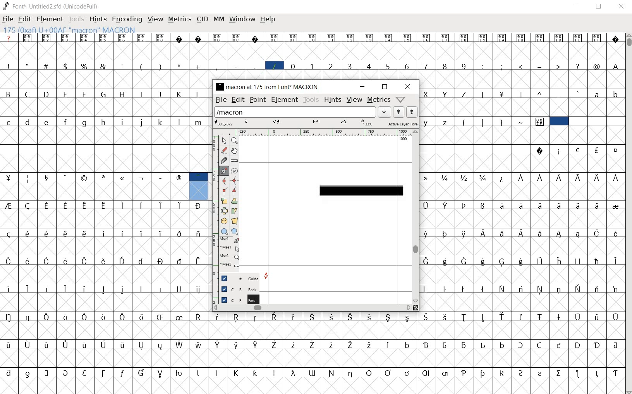 Image resolution: width=632 pixels, height=394 pixels. Describe the element at coordinates (67, 317) in the screenshot. I see `Symbol` at that location.